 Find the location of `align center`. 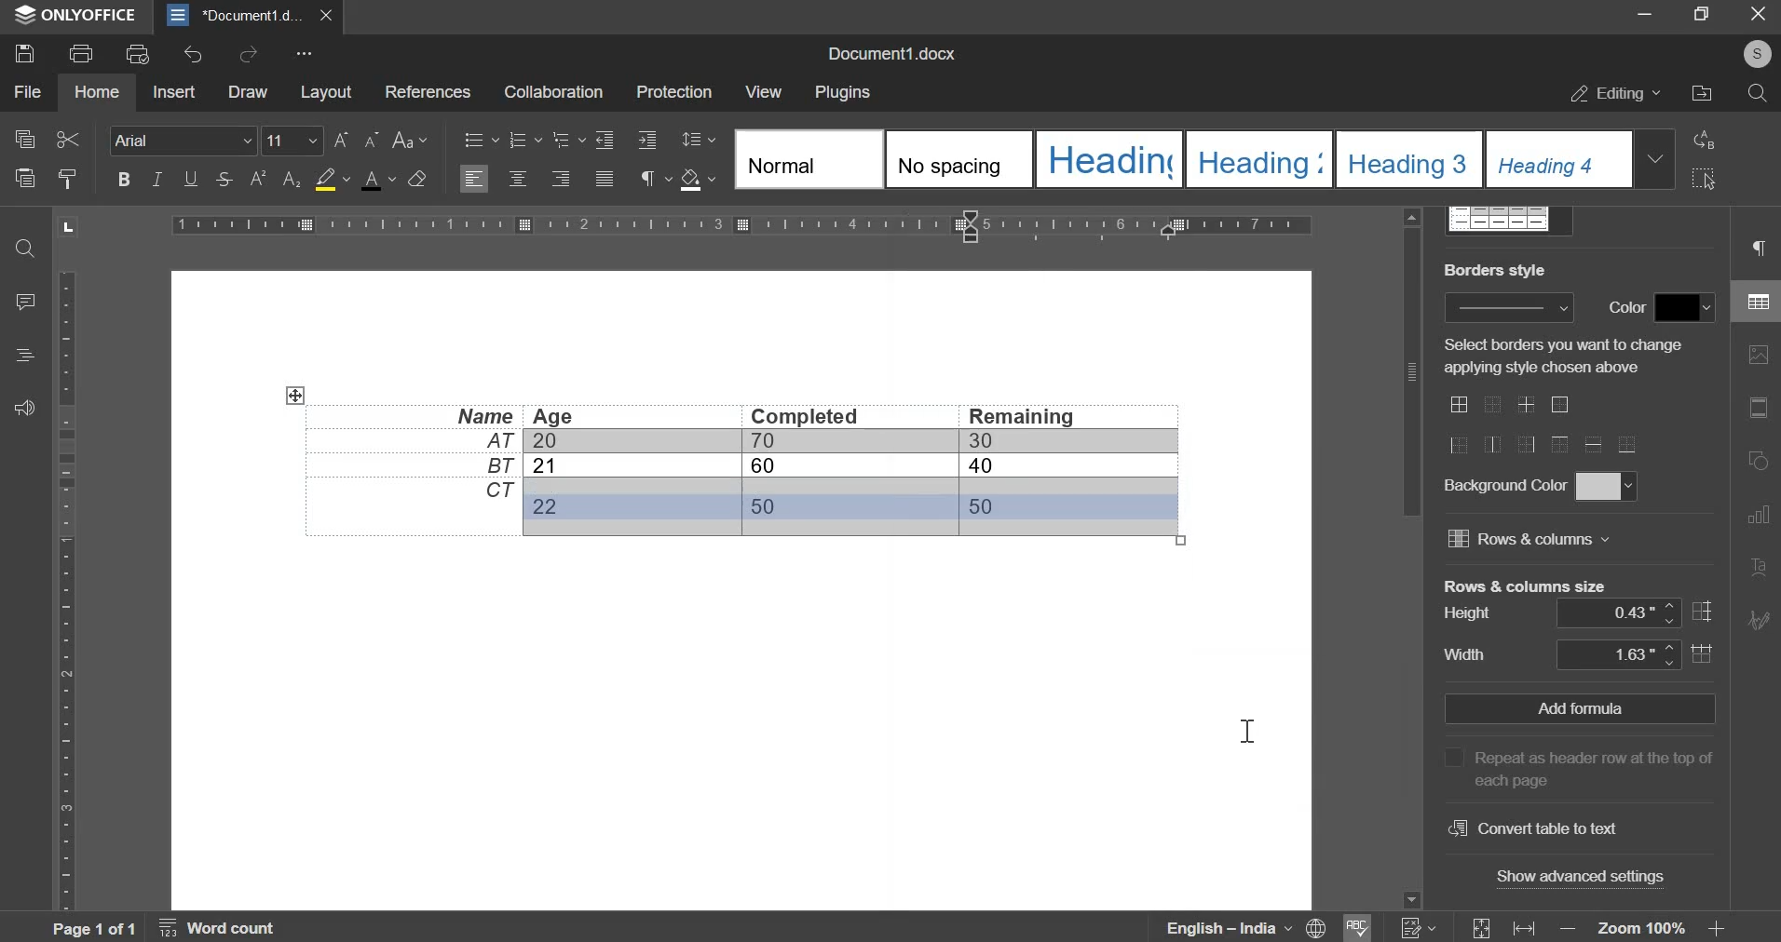

align center is located at coordinates (520, 178).